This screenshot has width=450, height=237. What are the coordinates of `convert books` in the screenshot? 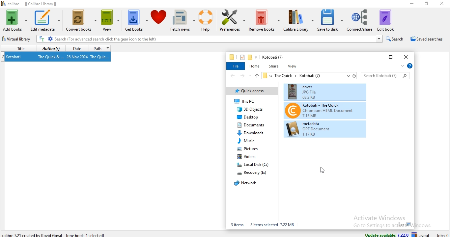 It's located at (81, 21).